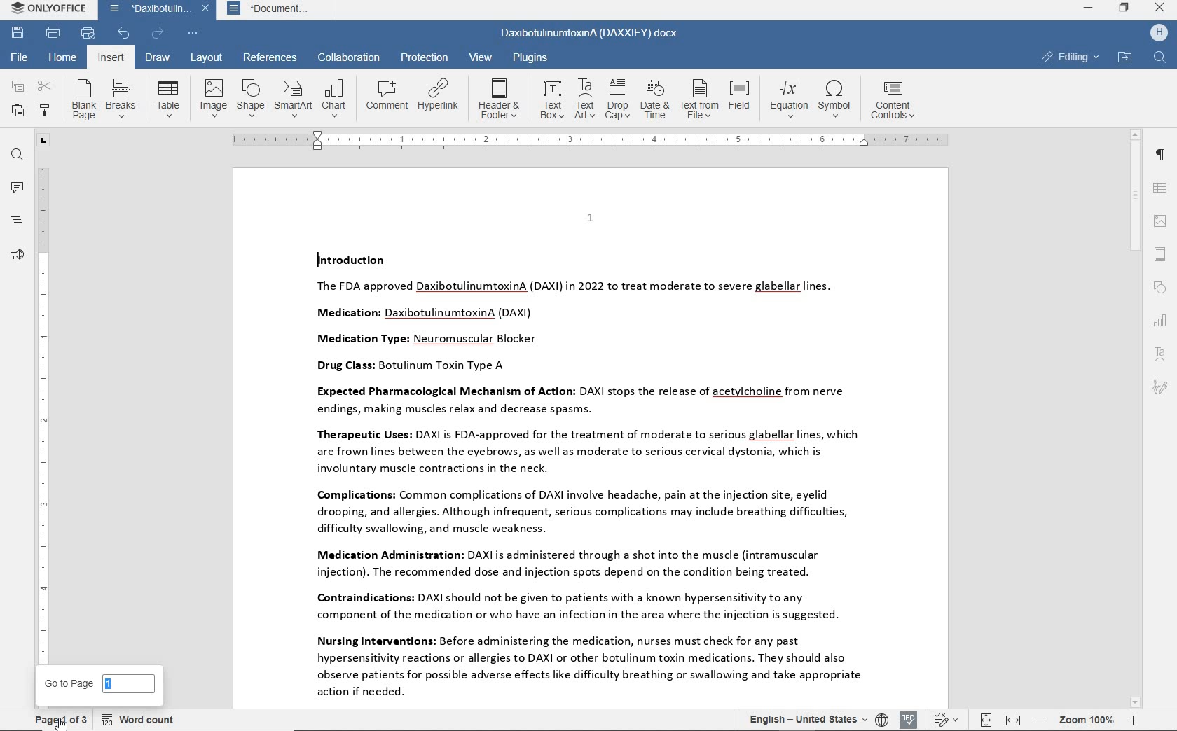  Describe the element at coordinates (1159, 154) in the screenshot. I see `paragraph settings` at that location.